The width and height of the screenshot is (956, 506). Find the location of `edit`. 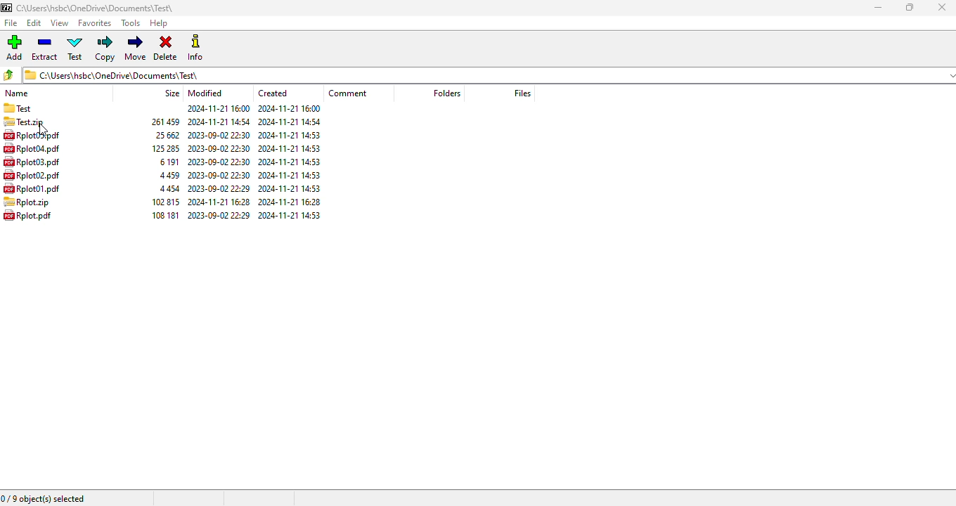

edit is located at coordinates (34, 22).